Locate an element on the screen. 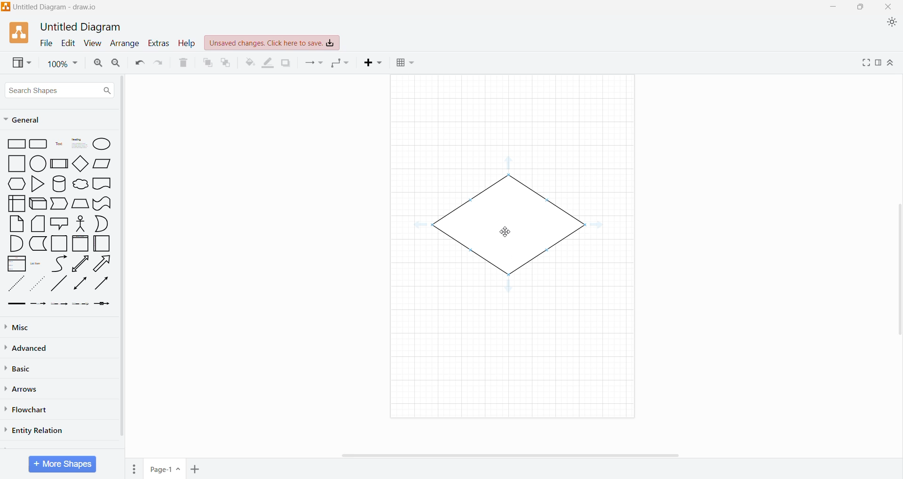  Basic is located at coordinates (23, 368).